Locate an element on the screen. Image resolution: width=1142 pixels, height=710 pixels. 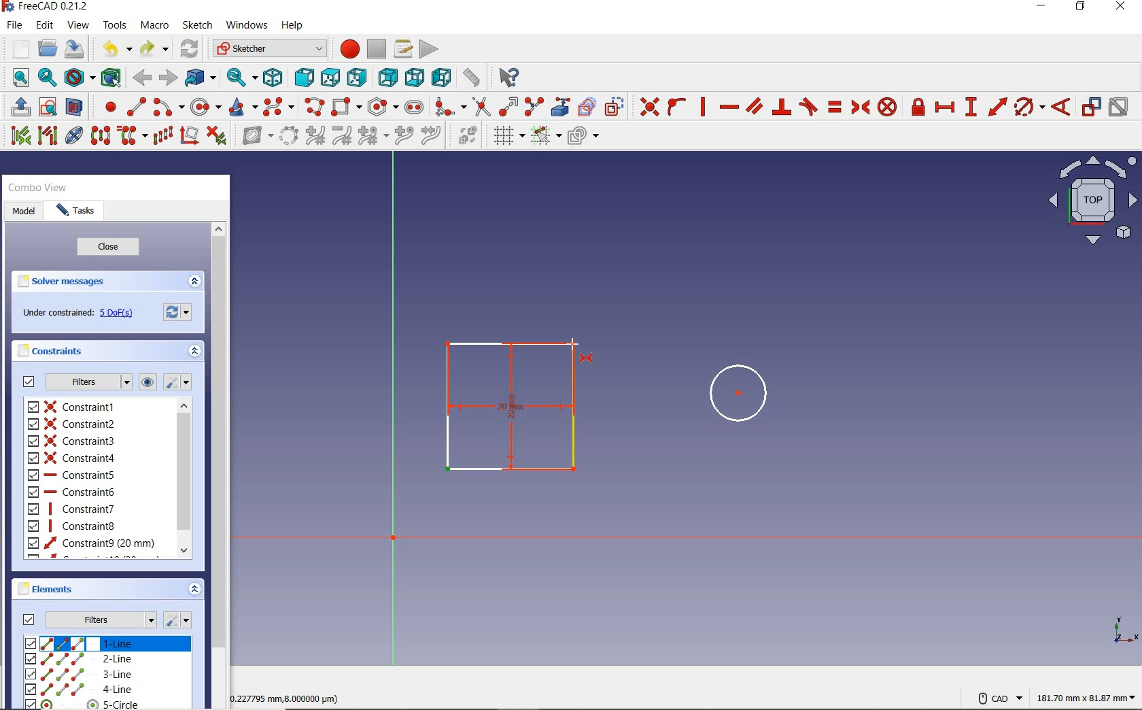
isometric is located at coordinates (273, 79).